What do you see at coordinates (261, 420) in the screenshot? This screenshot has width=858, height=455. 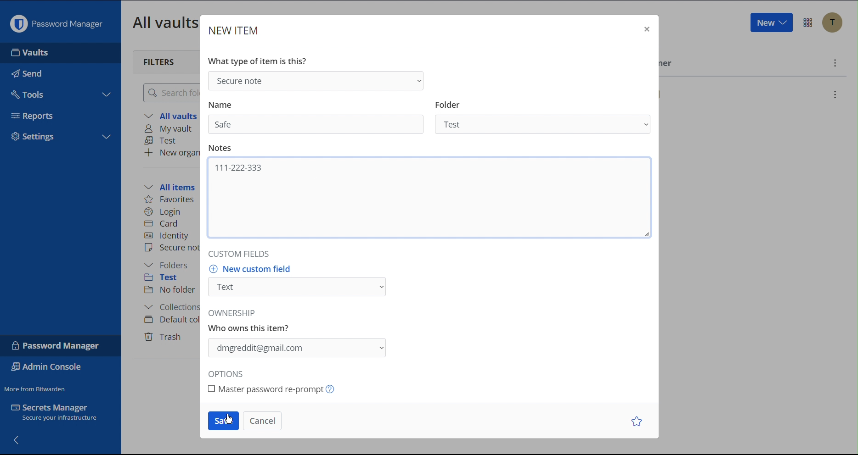 I see `Cancel` at bounding box center [261, 420].